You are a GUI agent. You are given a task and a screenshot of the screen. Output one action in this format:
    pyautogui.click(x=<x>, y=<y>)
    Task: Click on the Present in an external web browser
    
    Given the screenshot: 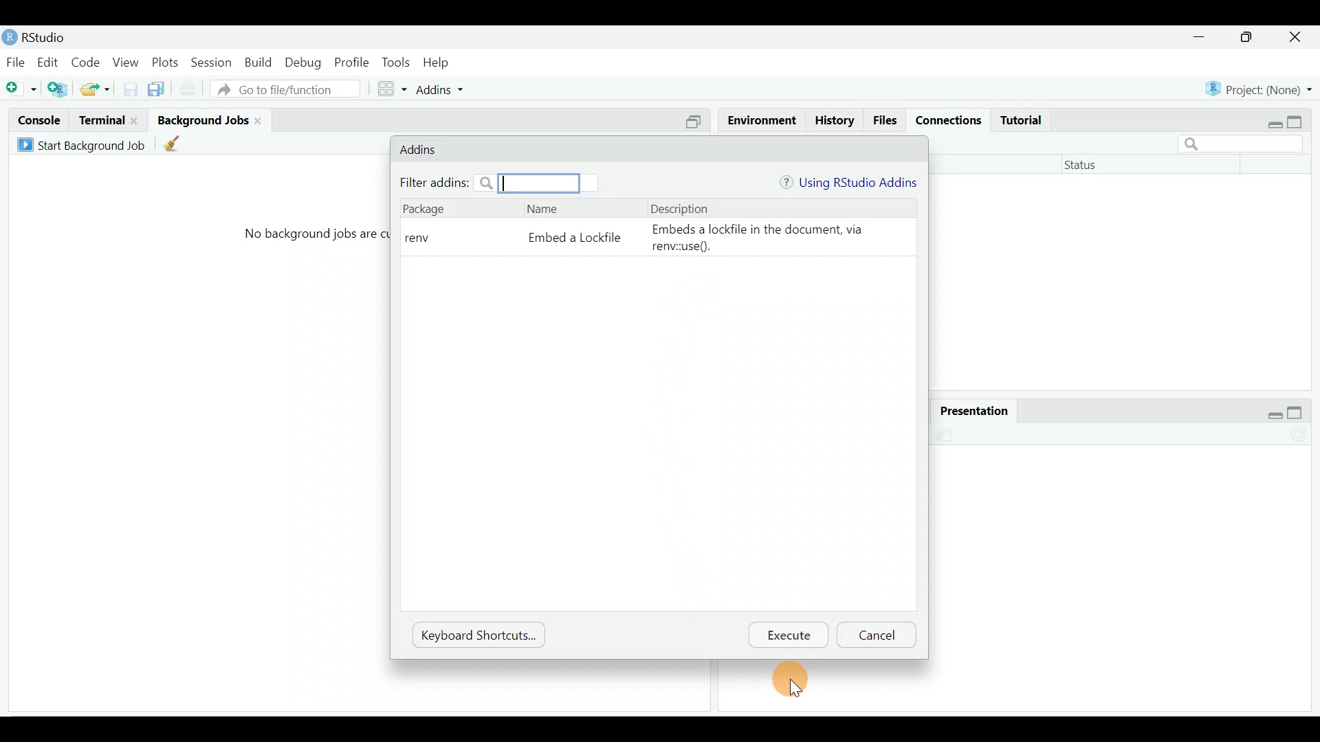 What is the action you would take?
    pyautogui.click(x=950, y=434)
    